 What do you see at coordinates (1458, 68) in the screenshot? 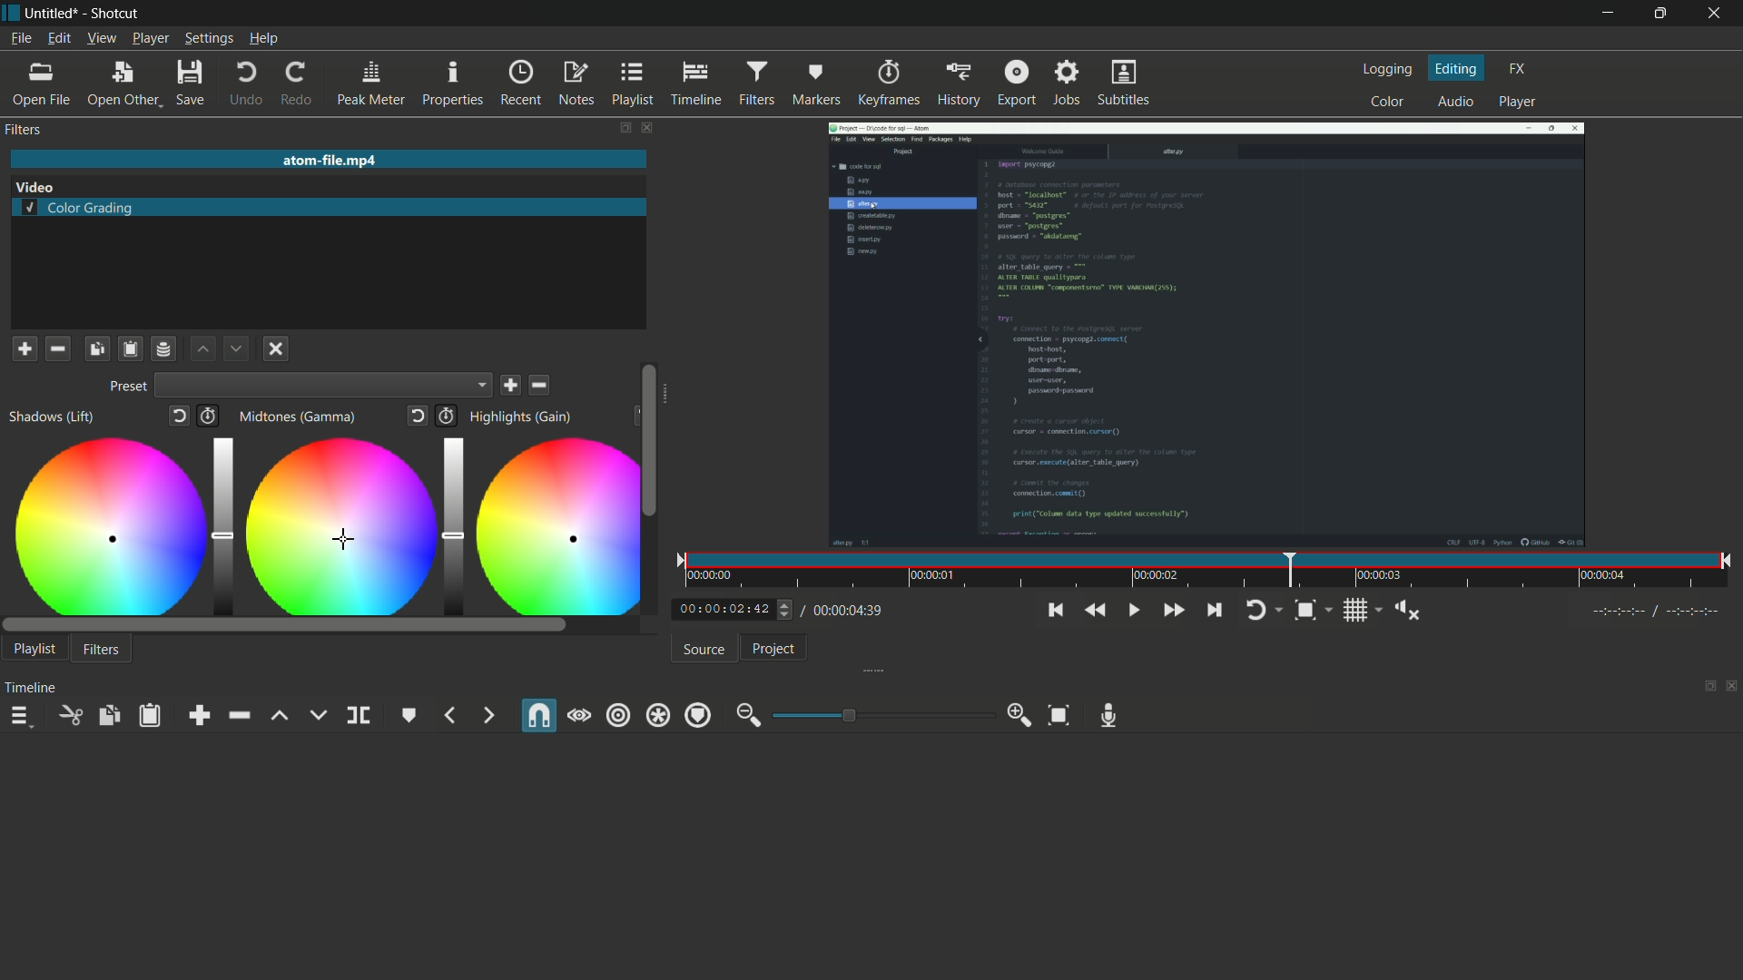
I see `editing` at bounding box center [1458, 68].